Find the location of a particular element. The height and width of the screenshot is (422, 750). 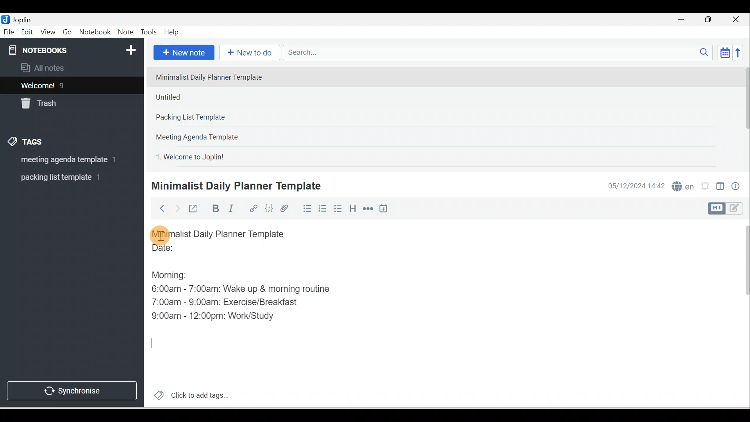

7:00am - 9:00am: Exercise/Breakfast is located at coordinates (226, 301).